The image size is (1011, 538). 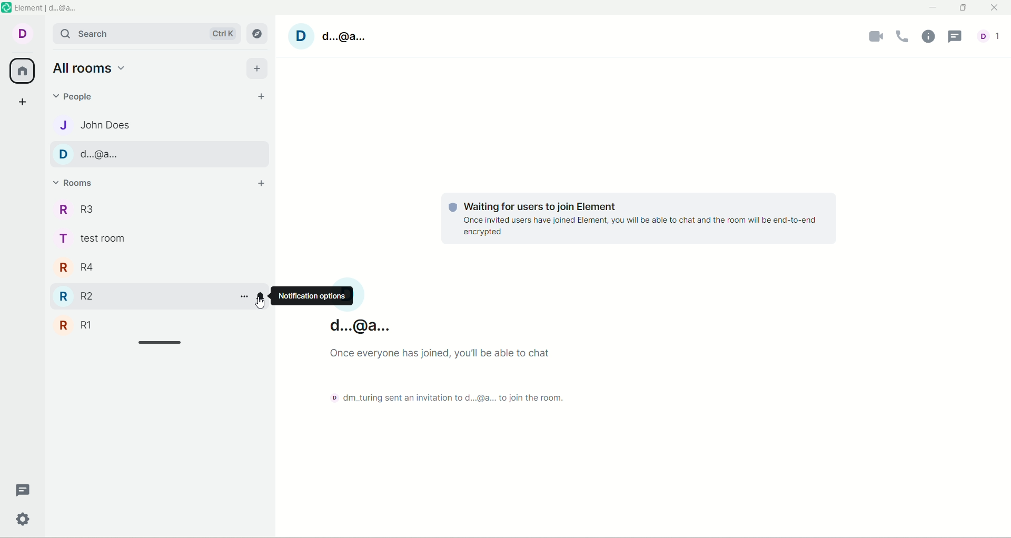 What do you see at coordinates (9, 8) in the screenshot?
I see `logo` at bounding box center [9, 8].